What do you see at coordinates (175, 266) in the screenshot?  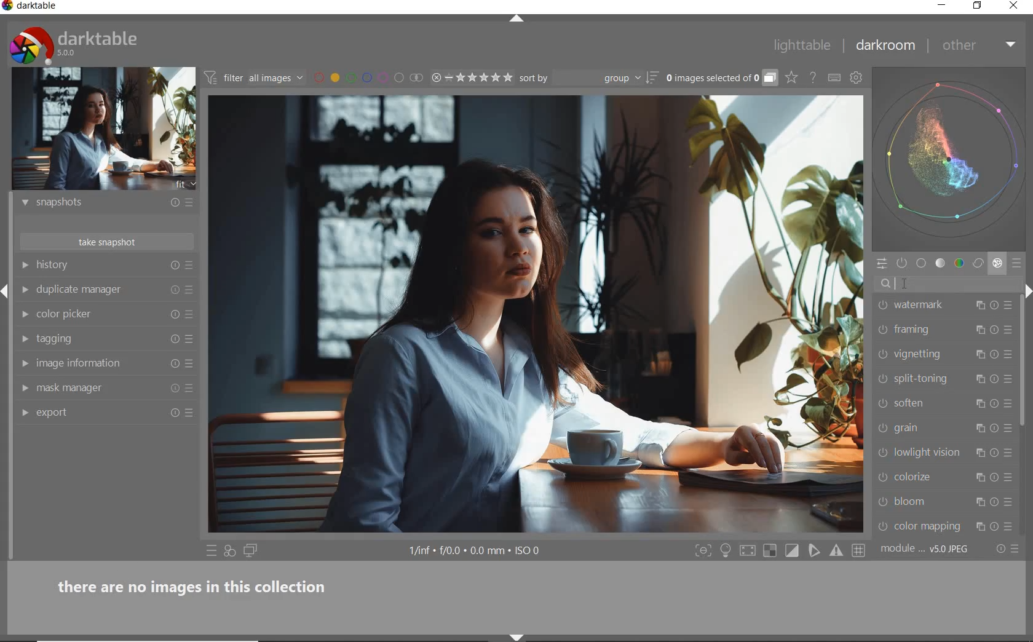 I see `reset` at bounding box center [175, 266].